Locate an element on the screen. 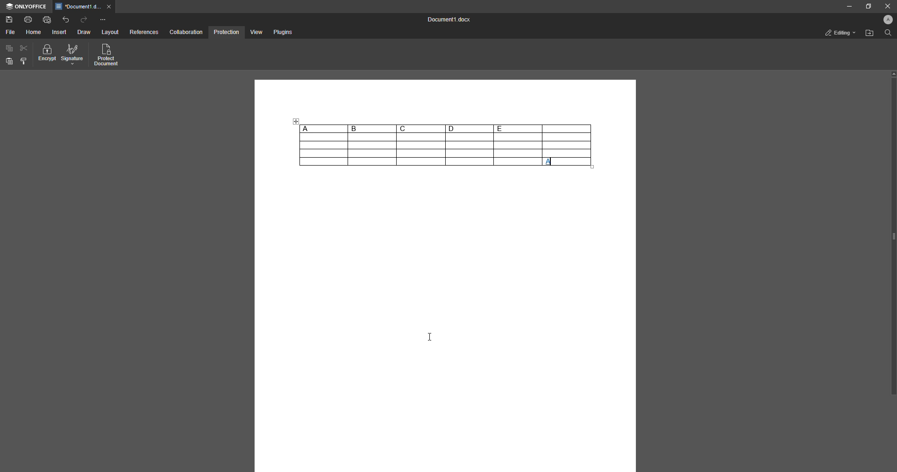 The image size is (897, 472). Plugins is located at coordinates (282, 33).